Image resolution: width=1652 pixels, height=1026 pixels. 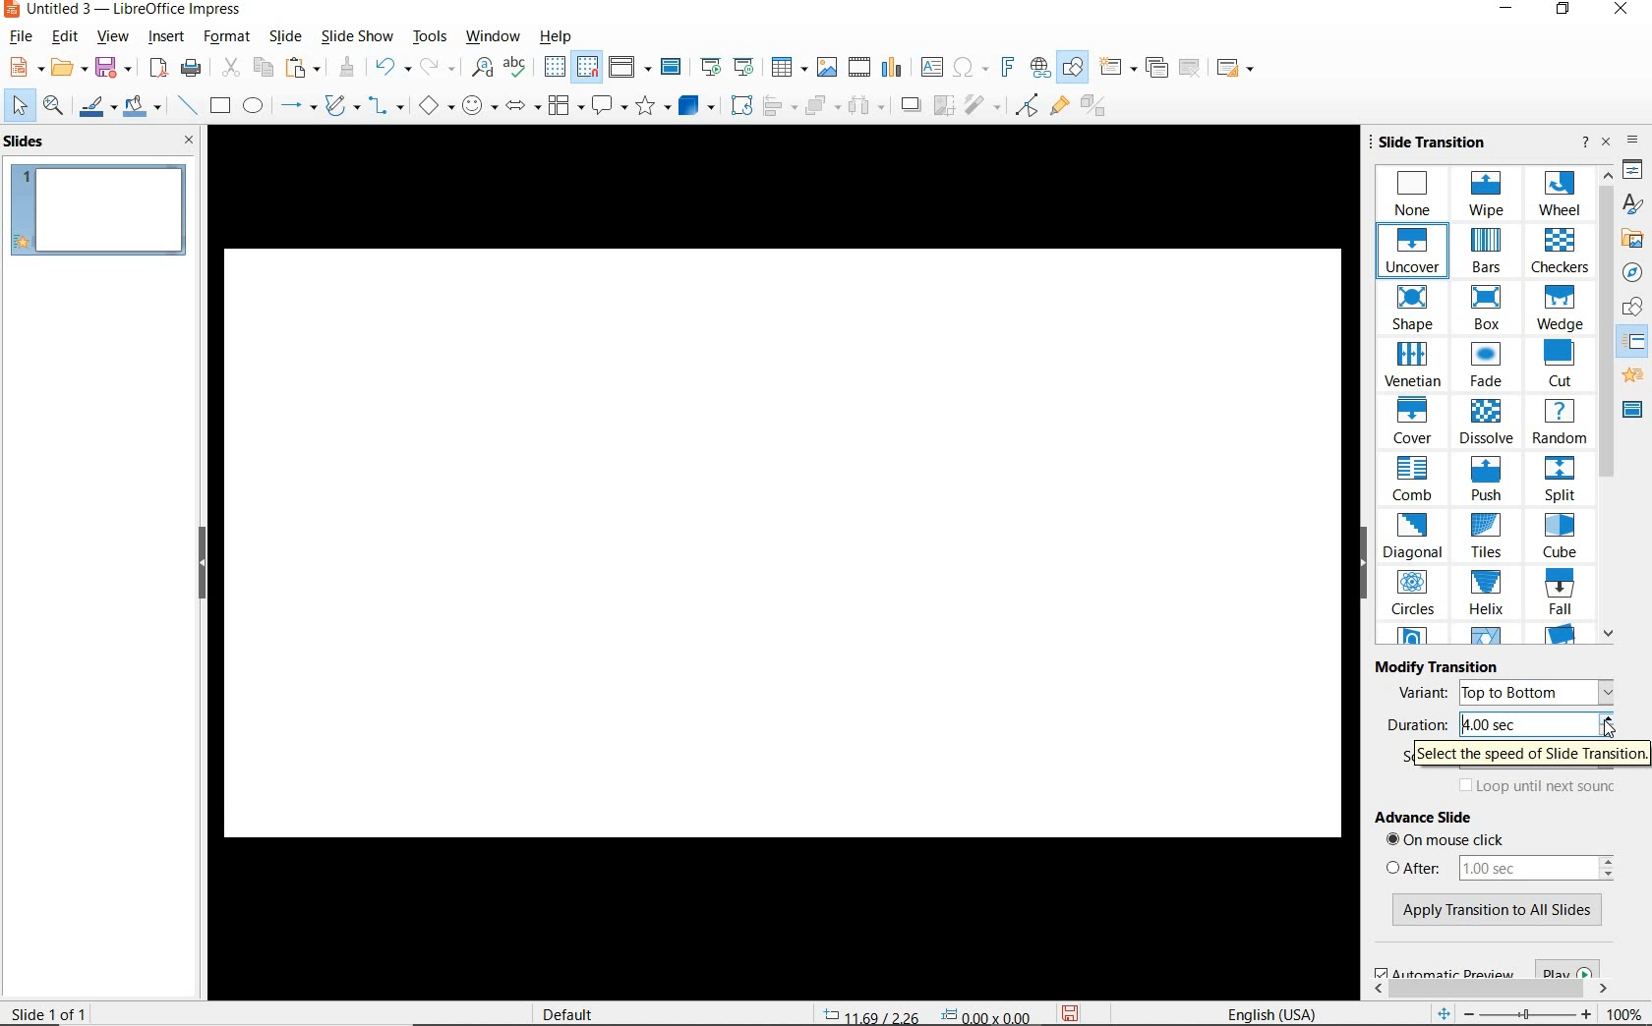 What do you see at coordinates (1634, 170) in the screenshot?
I see `PROPERTIES` at bounding box center [1634, 170].